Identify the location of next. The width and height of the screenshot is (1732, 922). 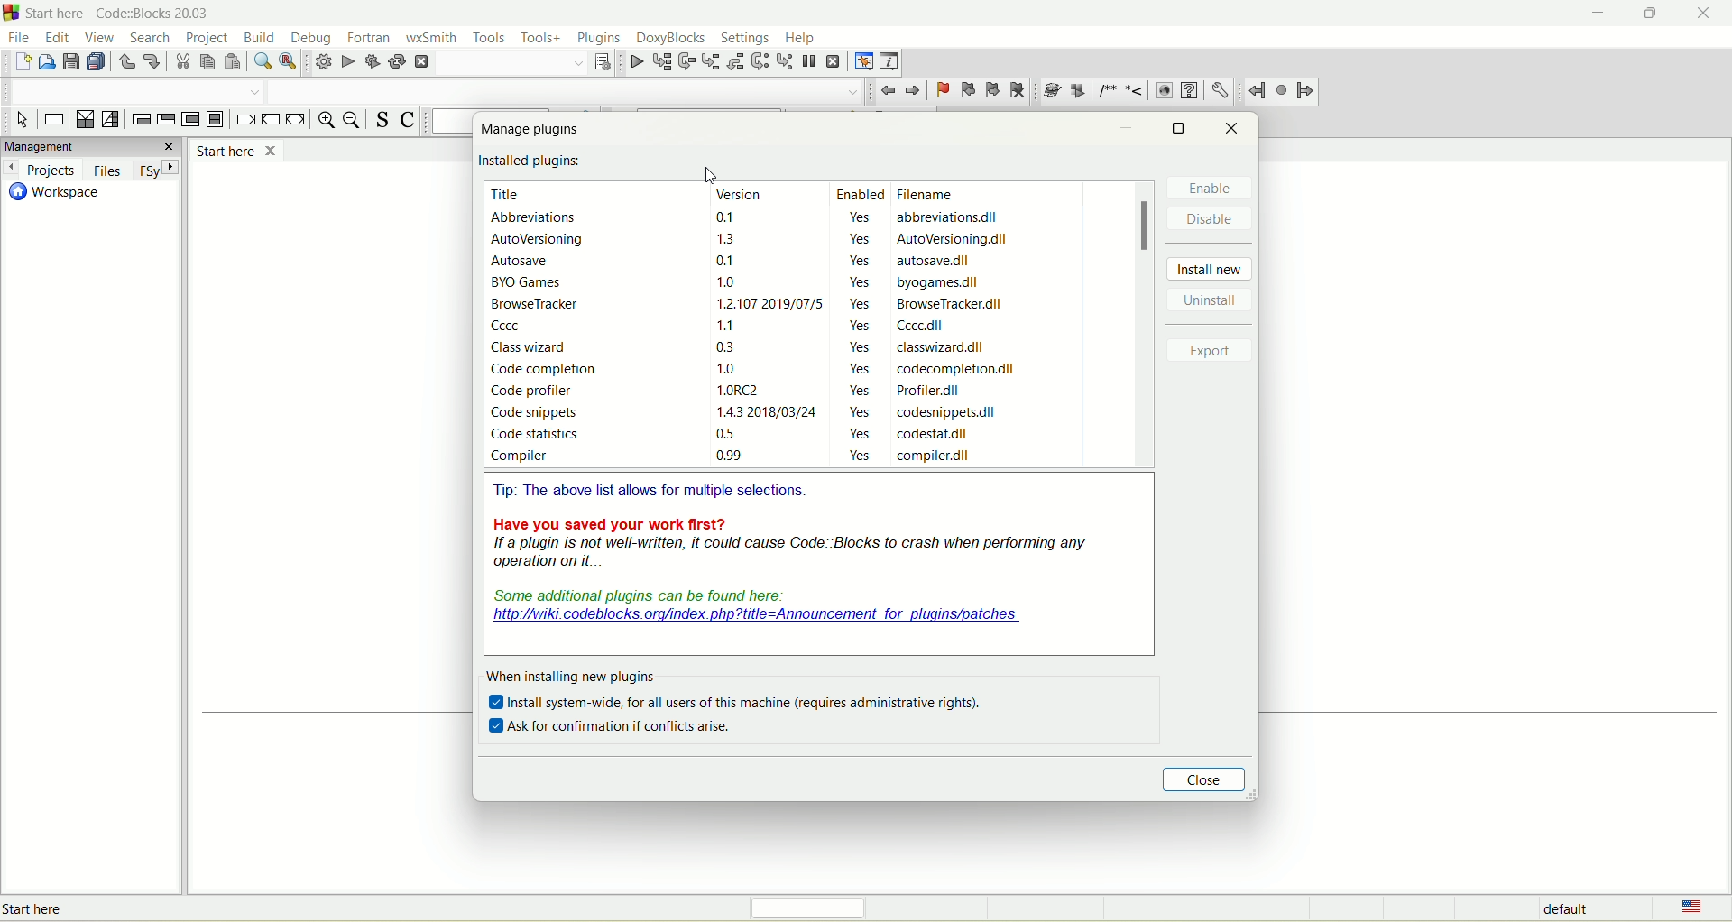
(914, 90).